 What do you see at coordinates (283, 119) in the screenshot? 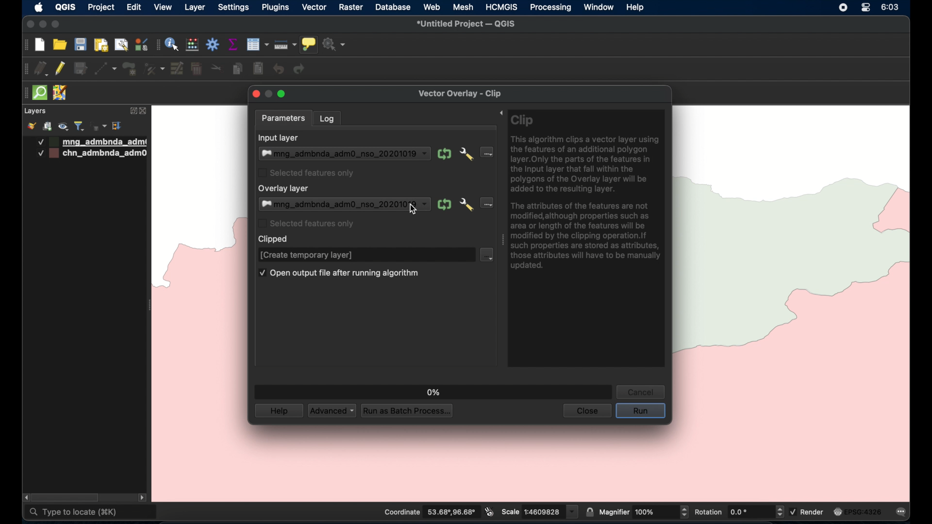
I see `parameters` at bounding box center [283, 119].